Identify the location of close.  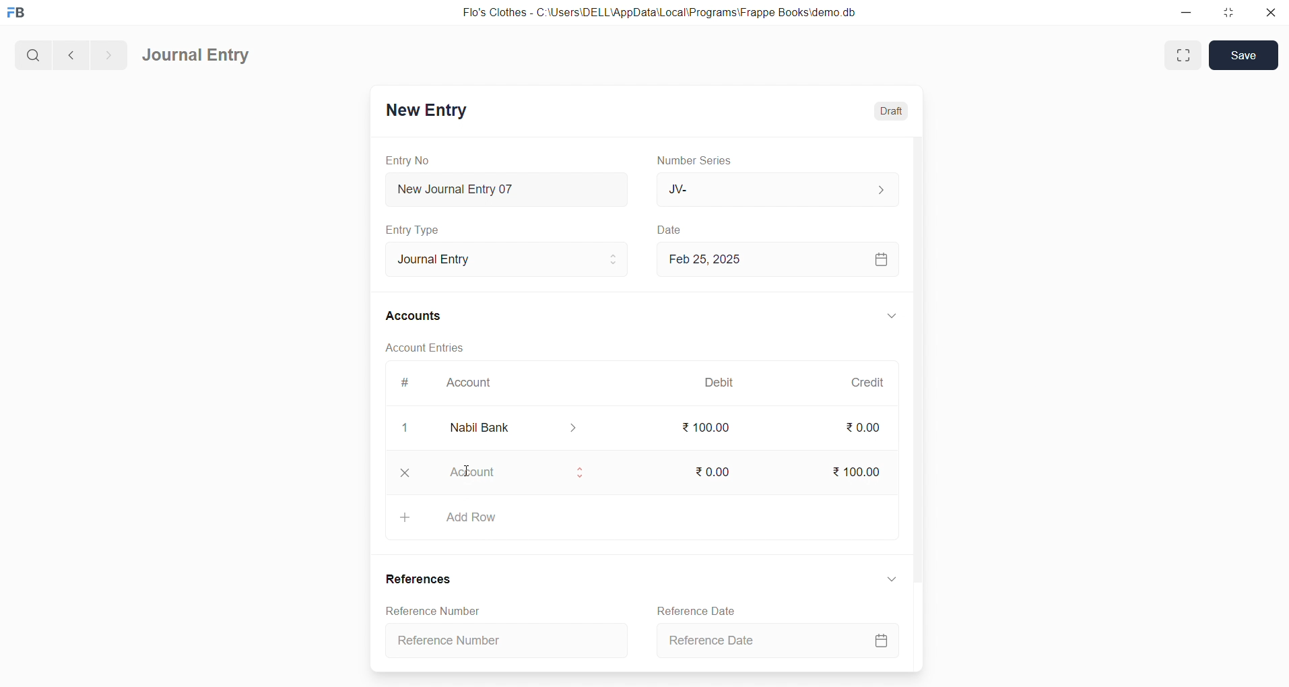
(1269, 13).